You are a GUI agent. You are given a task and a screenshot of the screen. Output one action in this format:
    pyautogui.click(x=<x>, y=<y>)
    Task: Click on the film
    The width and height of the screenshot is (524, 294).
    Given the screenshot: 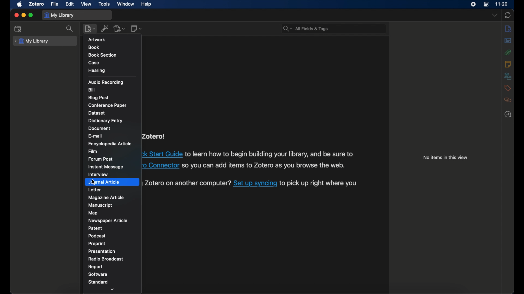 What is the action you would take?
    pyautogui.click(x=93, y=151)
    